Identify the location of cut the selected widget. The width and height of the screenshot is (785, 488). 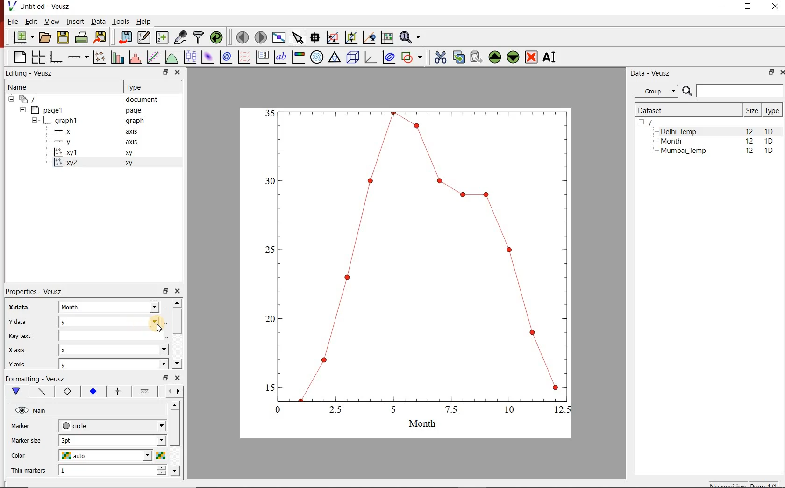
(440, 57).